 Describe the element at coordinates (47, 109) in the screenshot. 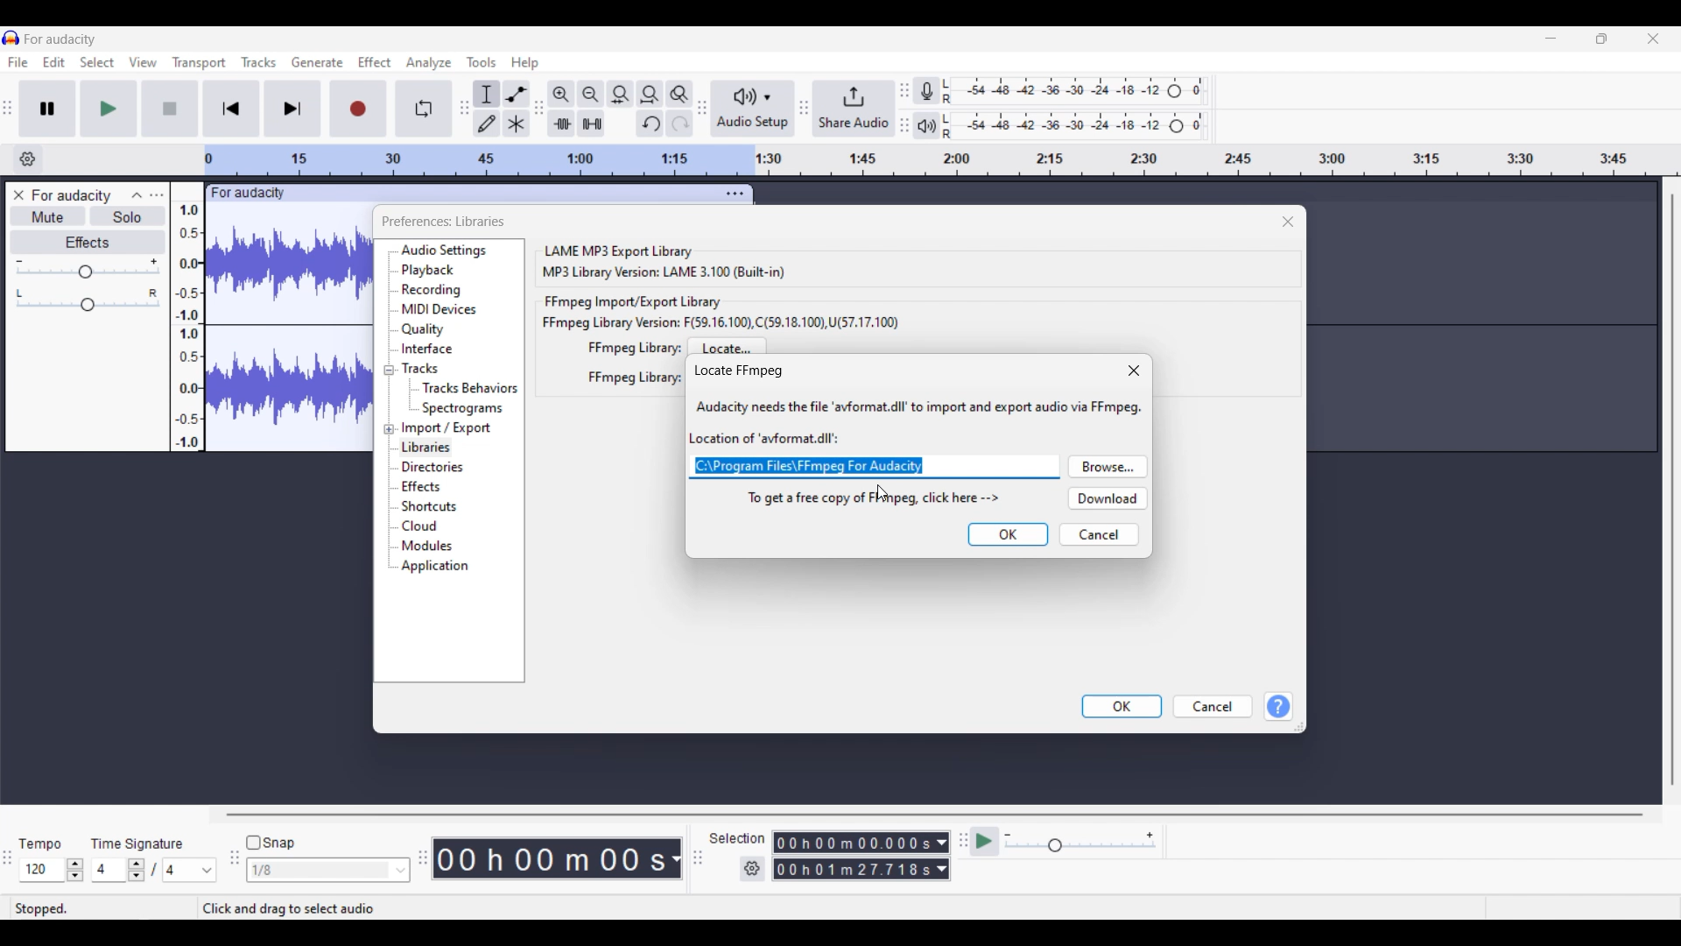

I see `Pause` at that location.